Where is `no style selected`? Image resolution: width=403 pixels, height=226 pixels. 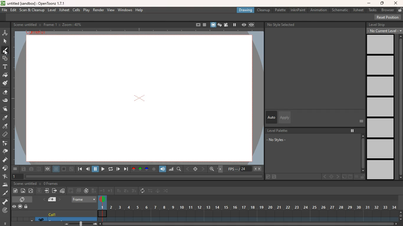 no style selected is located at coordinates (282, 24).